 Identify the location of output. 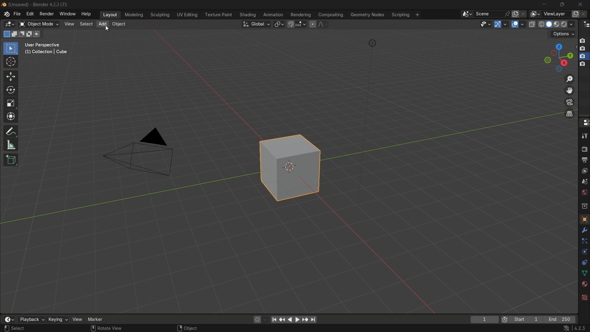
(584, 160).